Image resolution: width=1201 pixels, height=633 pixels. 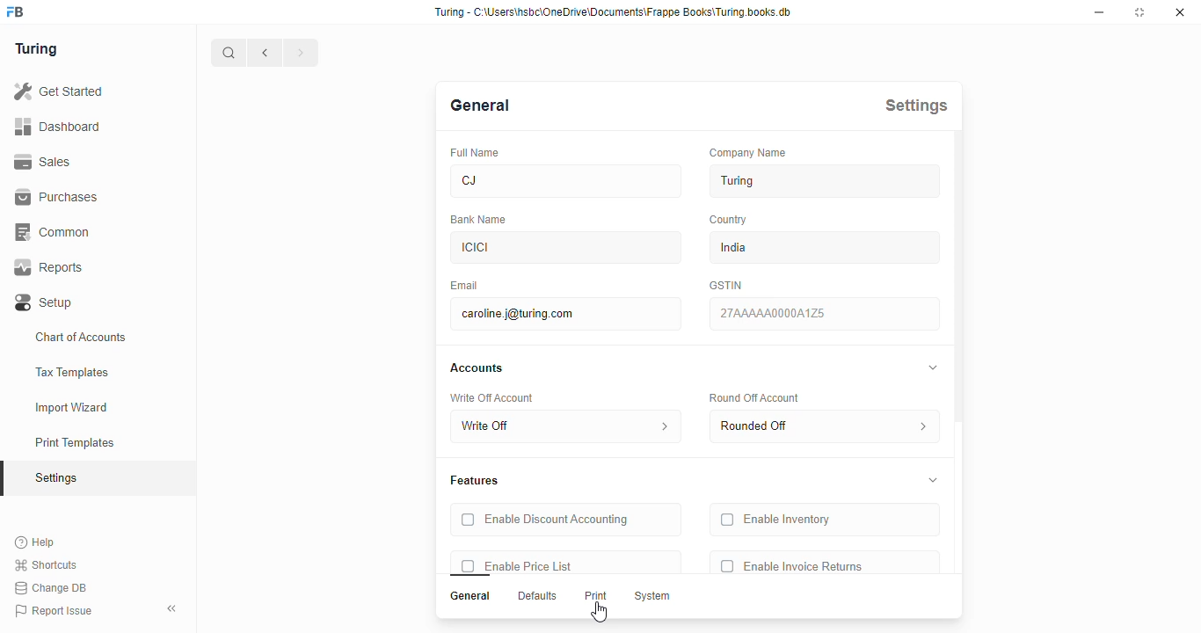 I want to click on Country, so click(x=728, y=219).